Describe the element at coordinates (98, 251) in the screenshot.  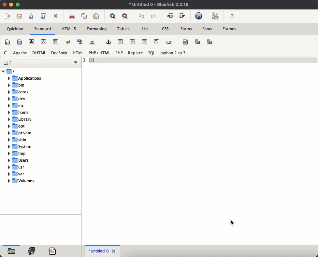
I see `untitled 0` at that location.